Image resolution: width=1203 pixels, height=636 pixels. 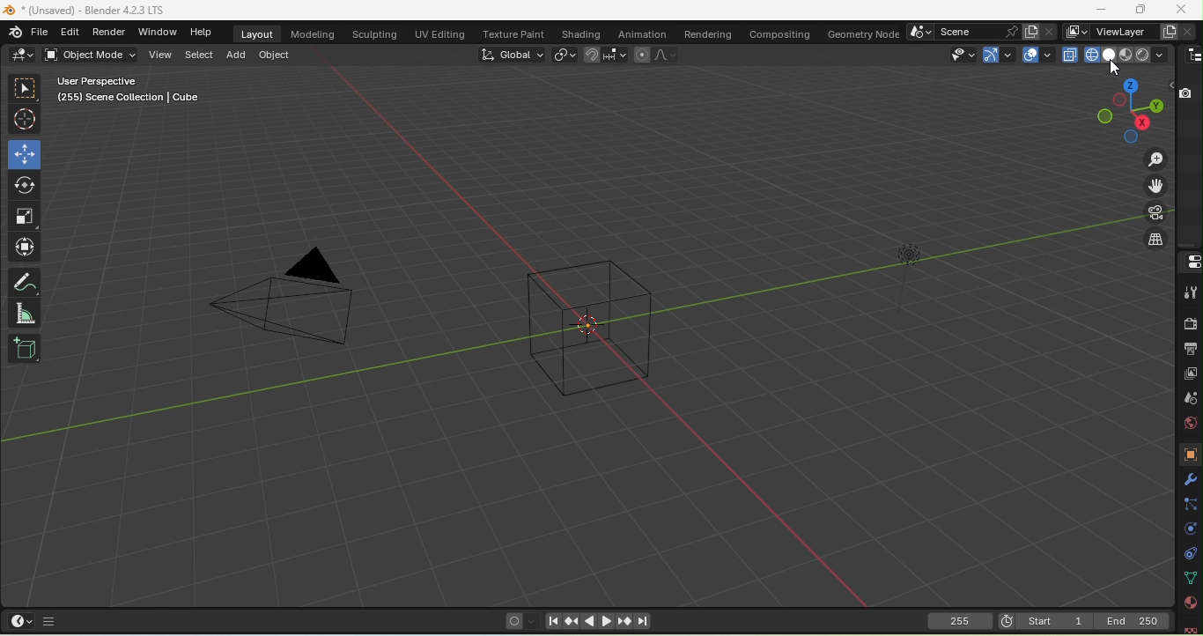 What do you see at coordinates (92, 55) in the screenshot?
I see `Sets the object interaction mode` at bounding box center [92, 55].